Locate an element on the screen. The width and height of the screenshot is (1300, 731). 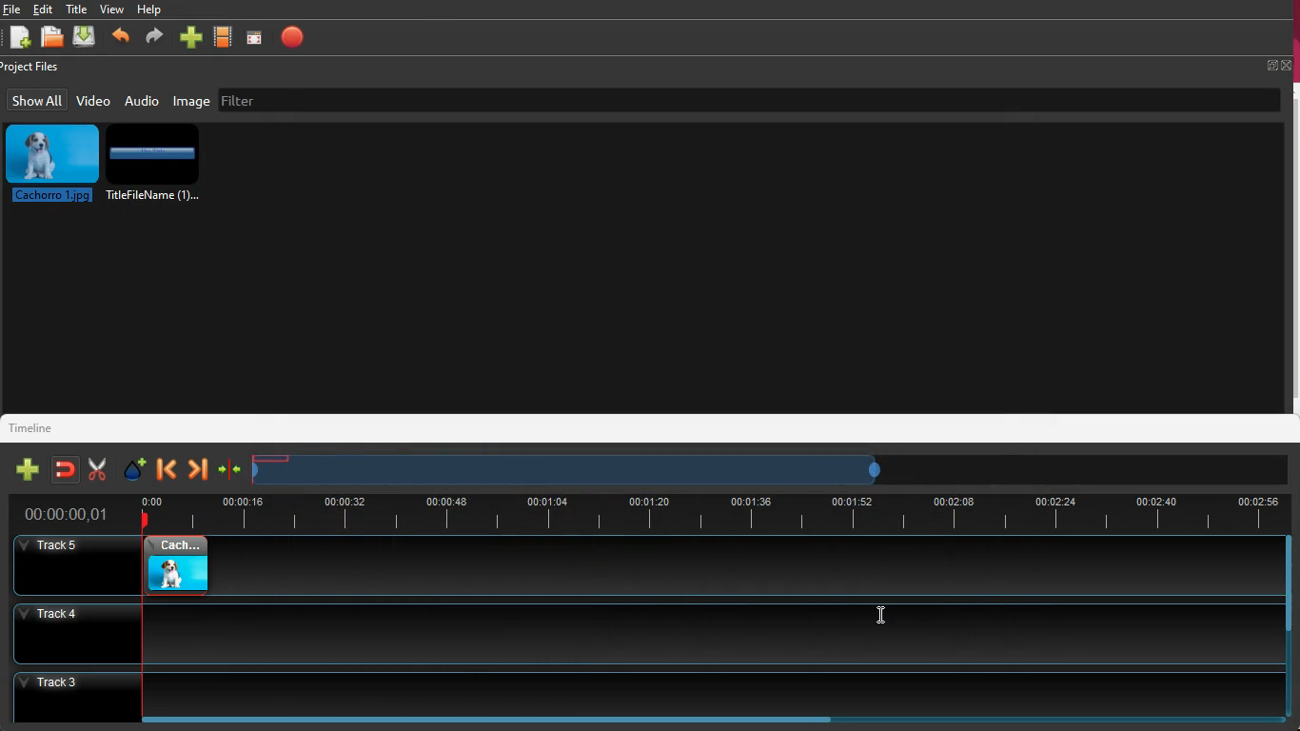
focus is located at coordinates (255, 37).